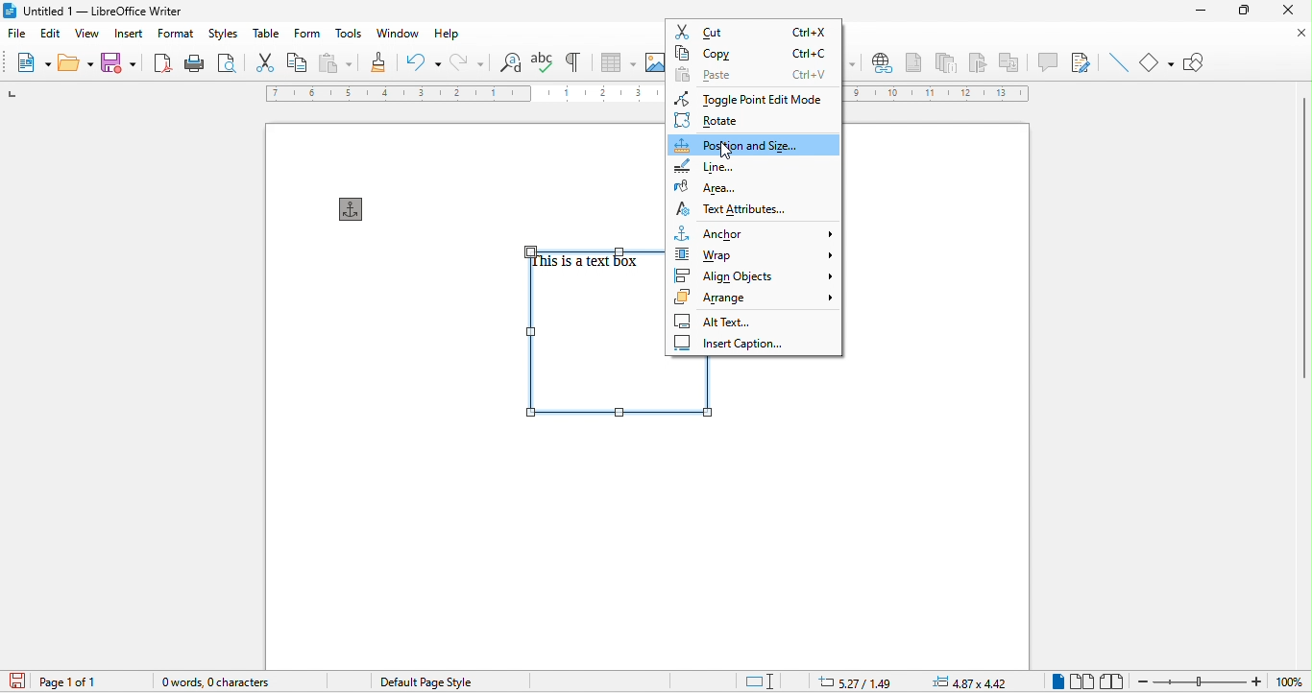  What do you see at coordinates (79, 681) in the screenshot?
I see `page 1 of 1` at bounding box center [79, 681].